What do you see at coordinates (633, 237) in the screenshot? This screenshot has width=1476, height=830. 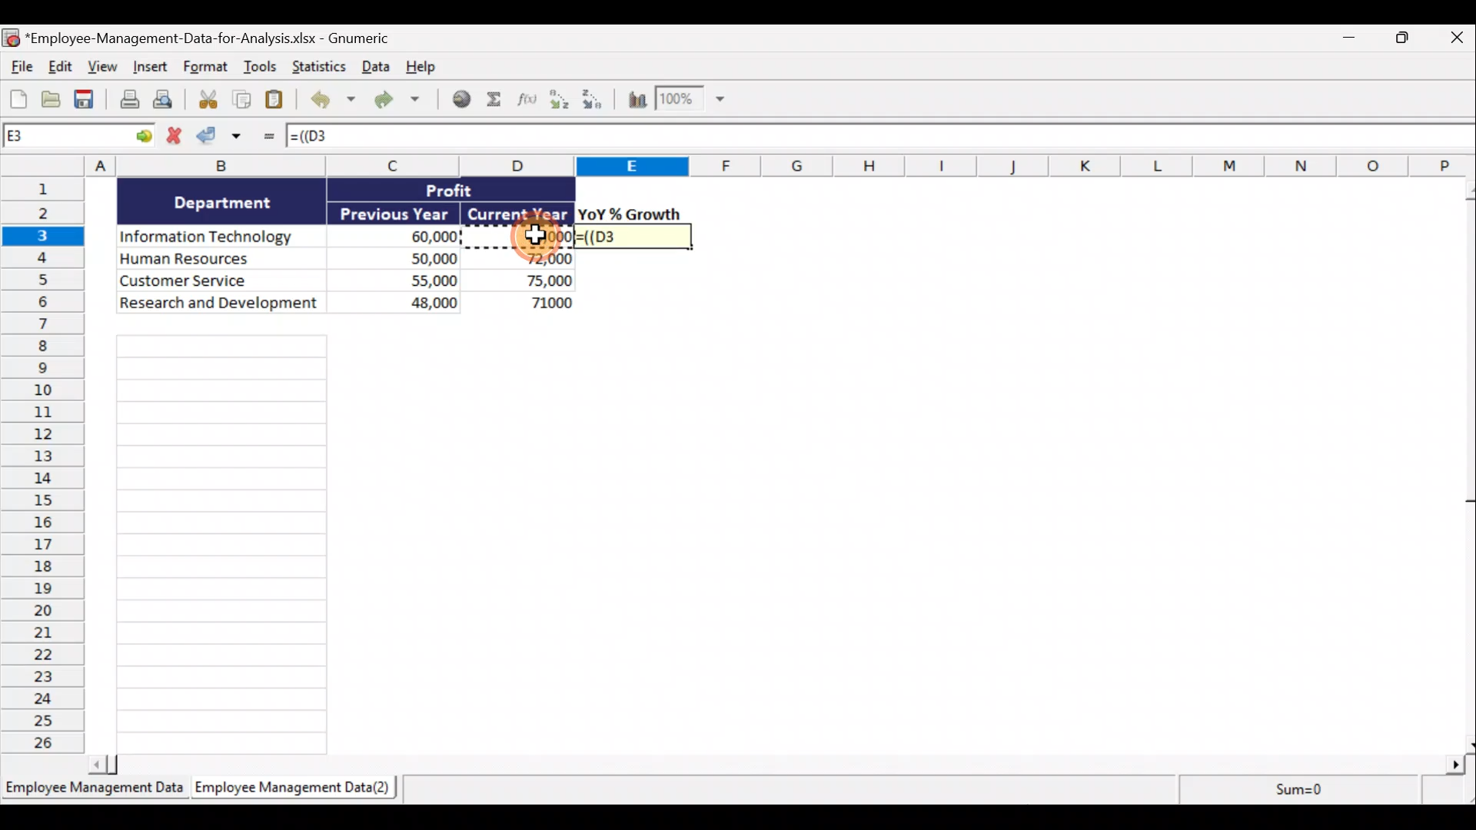 I see `=((D3` at bounding box center [633, 237].